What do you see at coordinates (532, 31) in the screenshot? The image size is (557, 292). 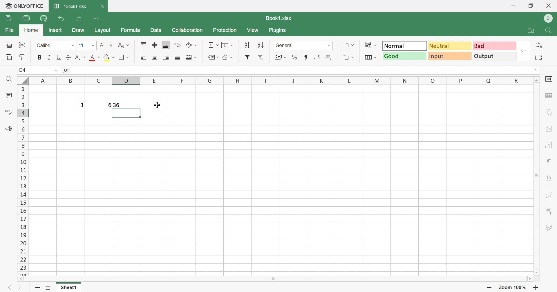 I see `Open file location` at bounding box center [532, 31].